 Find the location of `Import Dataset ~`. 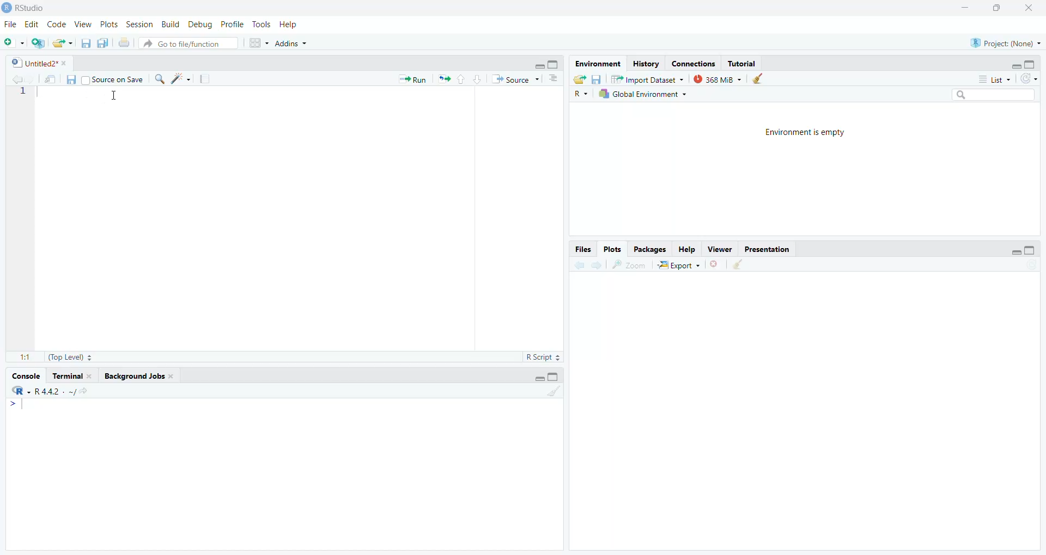

Import Dataset ~ is located at coordinates (648, 81).